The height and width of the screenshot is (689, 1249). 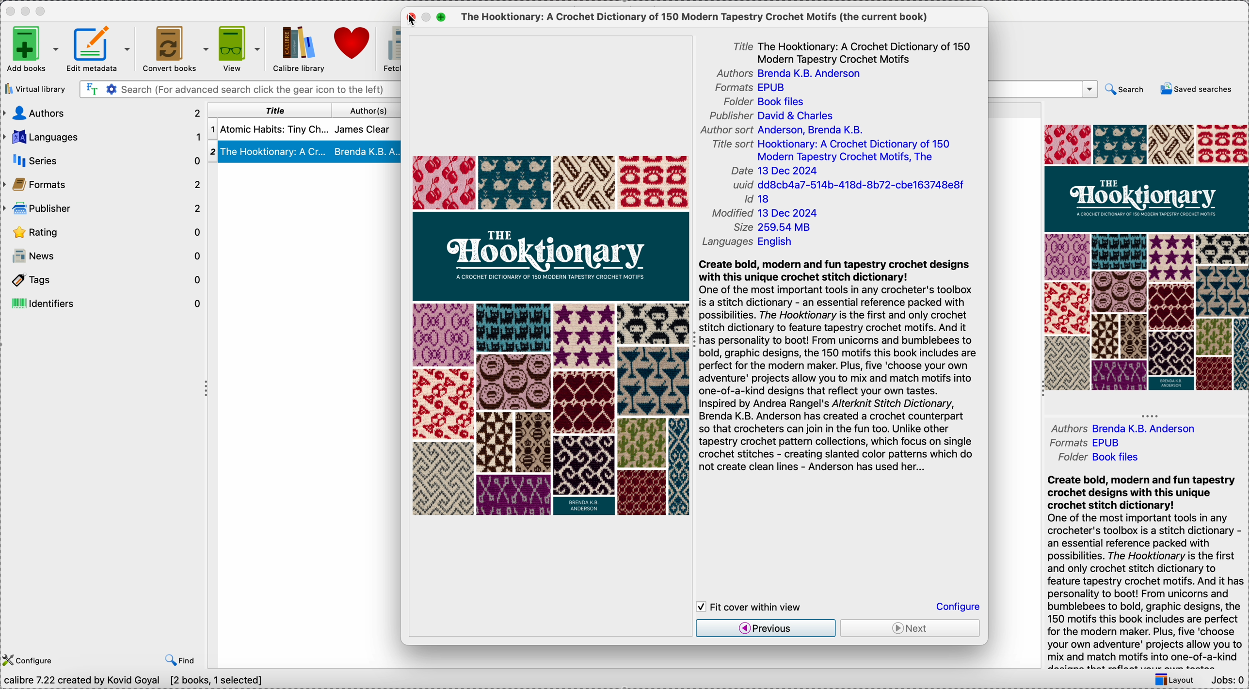 I want to click on search bar, so click(x=1044, y=90).